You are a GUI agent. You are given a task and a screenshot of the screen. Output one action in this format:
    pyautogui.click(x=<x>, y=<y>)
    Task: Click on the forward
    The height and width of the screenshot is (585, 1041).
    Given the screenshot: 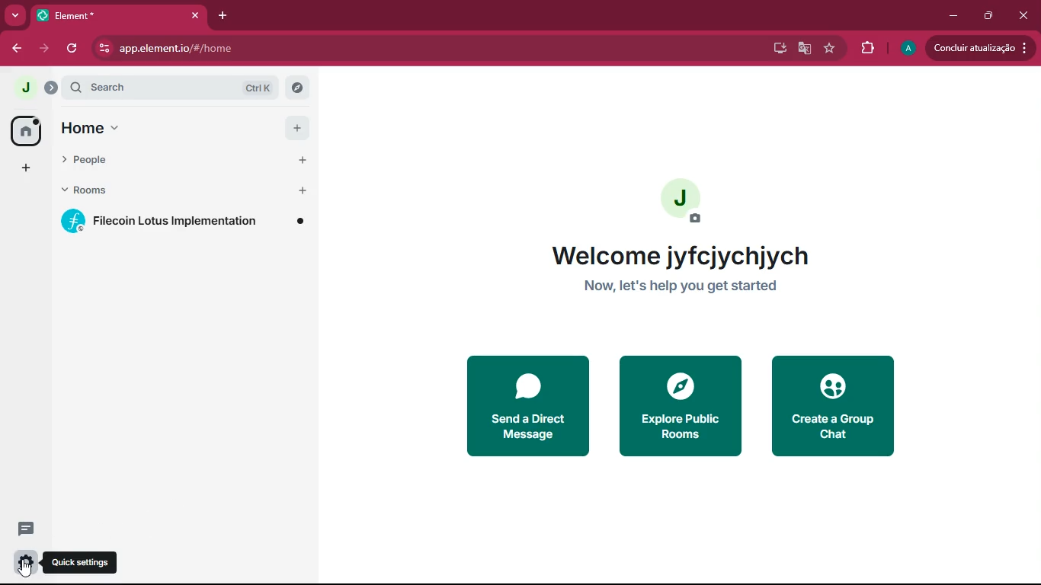 What is the action you would take?
    pyautogui.click(x=44, y=51)
    